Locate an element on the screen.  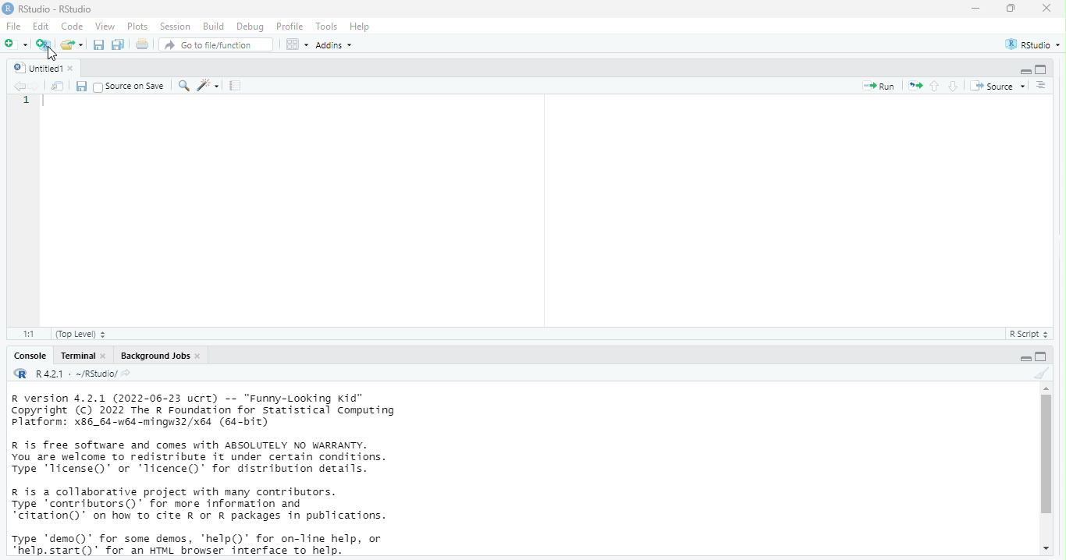
(Top level) is located at coordinates (84, 334).